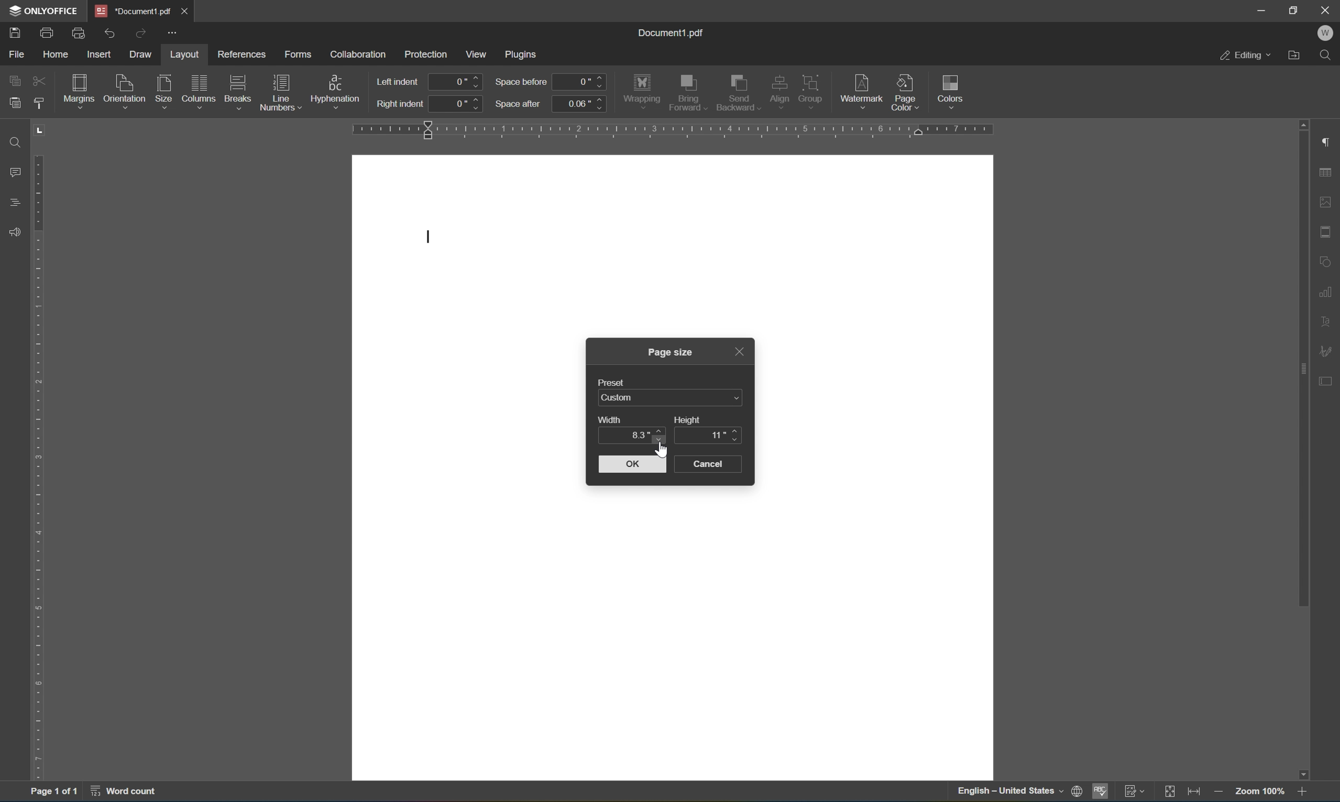  Describe the element at coordinates (143, 31) in the screenshot. I see `redo` at that location.